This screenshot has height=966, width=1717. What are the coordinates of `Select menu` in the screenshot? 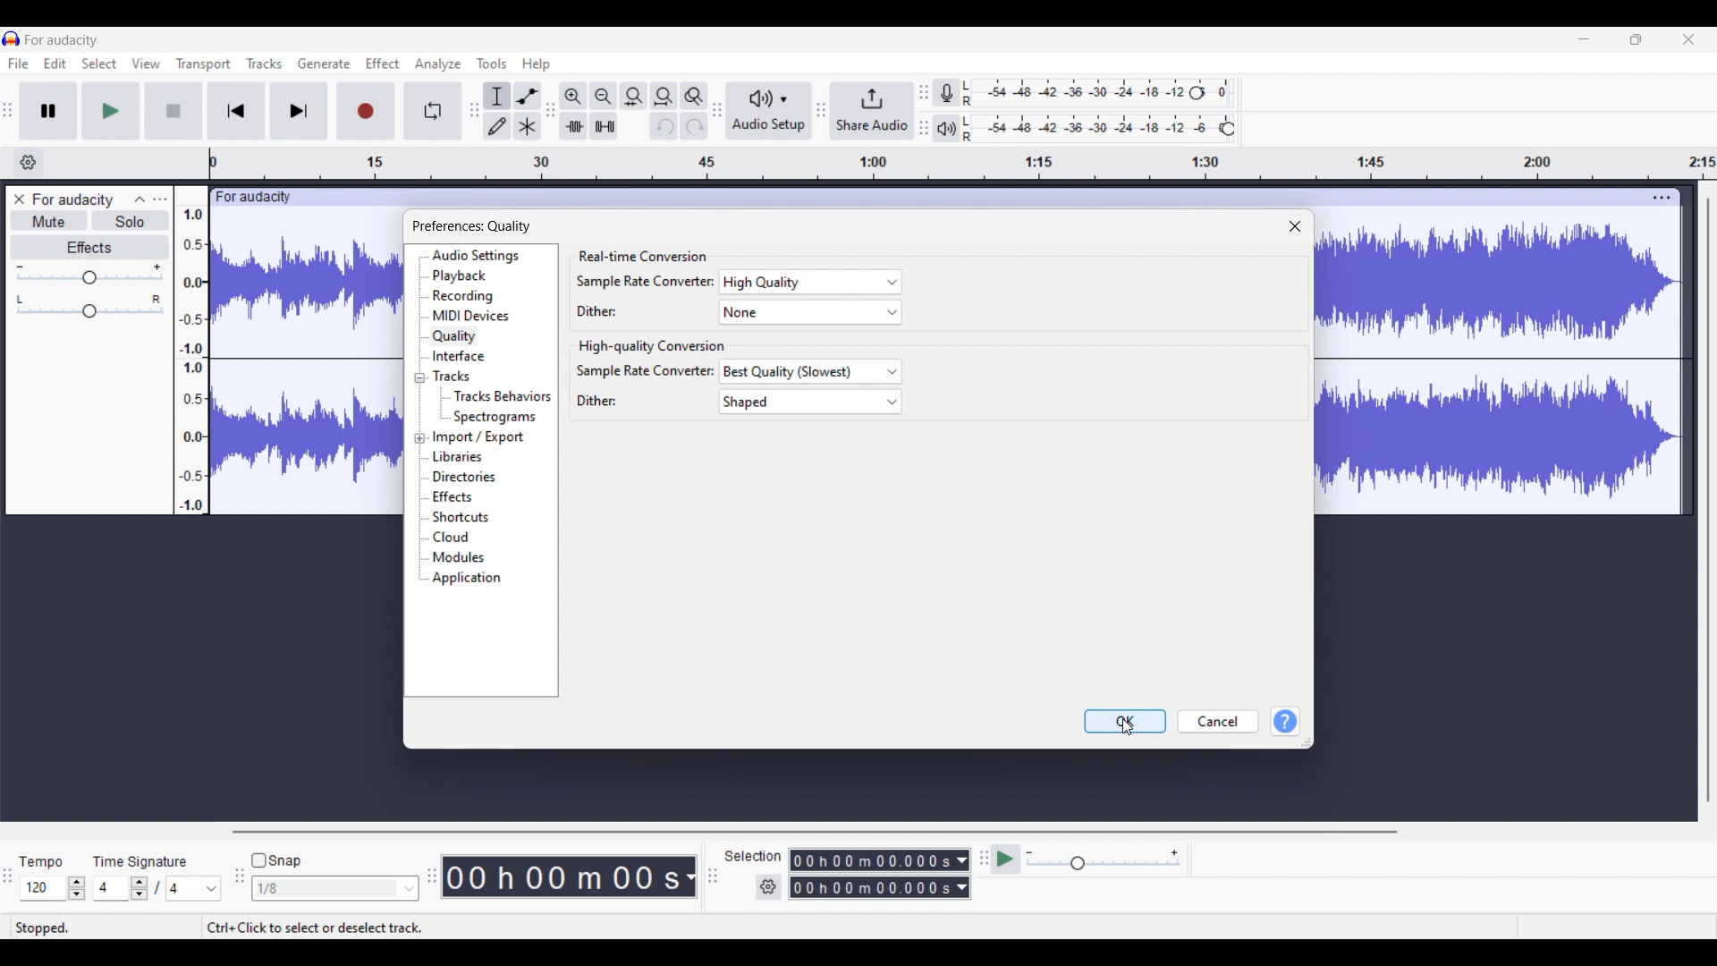 It's located at (99, 63).